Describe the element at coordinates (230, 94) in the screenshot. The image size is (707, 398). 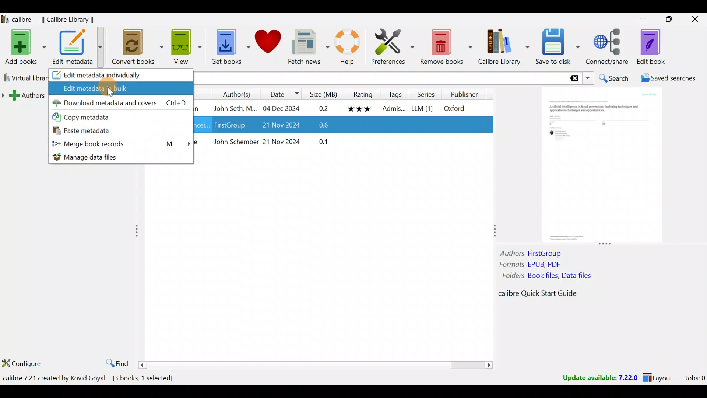
I see `Authors` at that location.